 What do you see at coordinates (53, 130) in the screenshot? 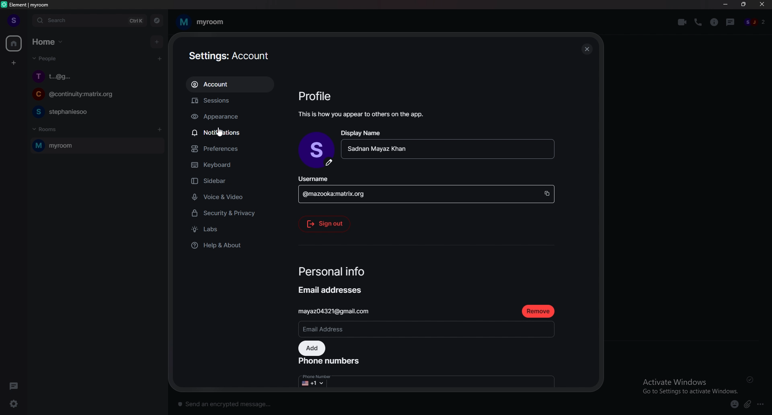
I see `rooms` at bounding box center [53, 130].